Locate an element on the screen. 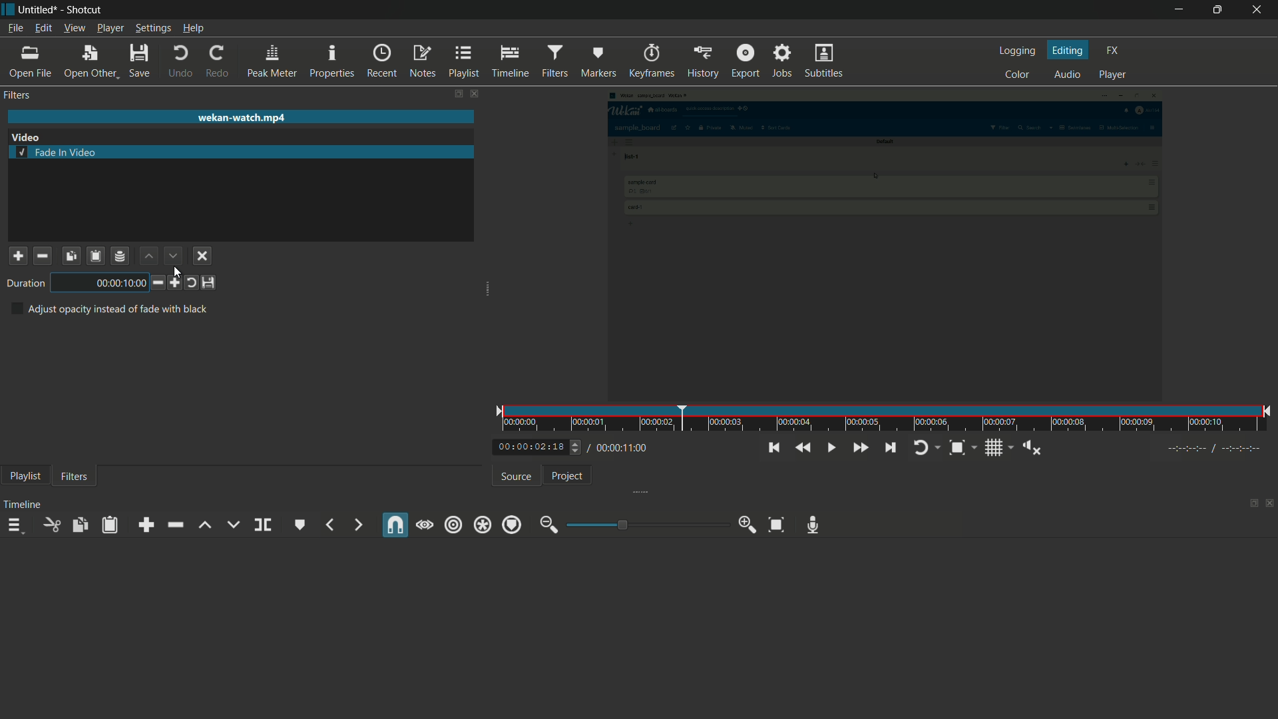 This screenshot has height=719, width=1278. close app is located at coordinates (1259, 11).